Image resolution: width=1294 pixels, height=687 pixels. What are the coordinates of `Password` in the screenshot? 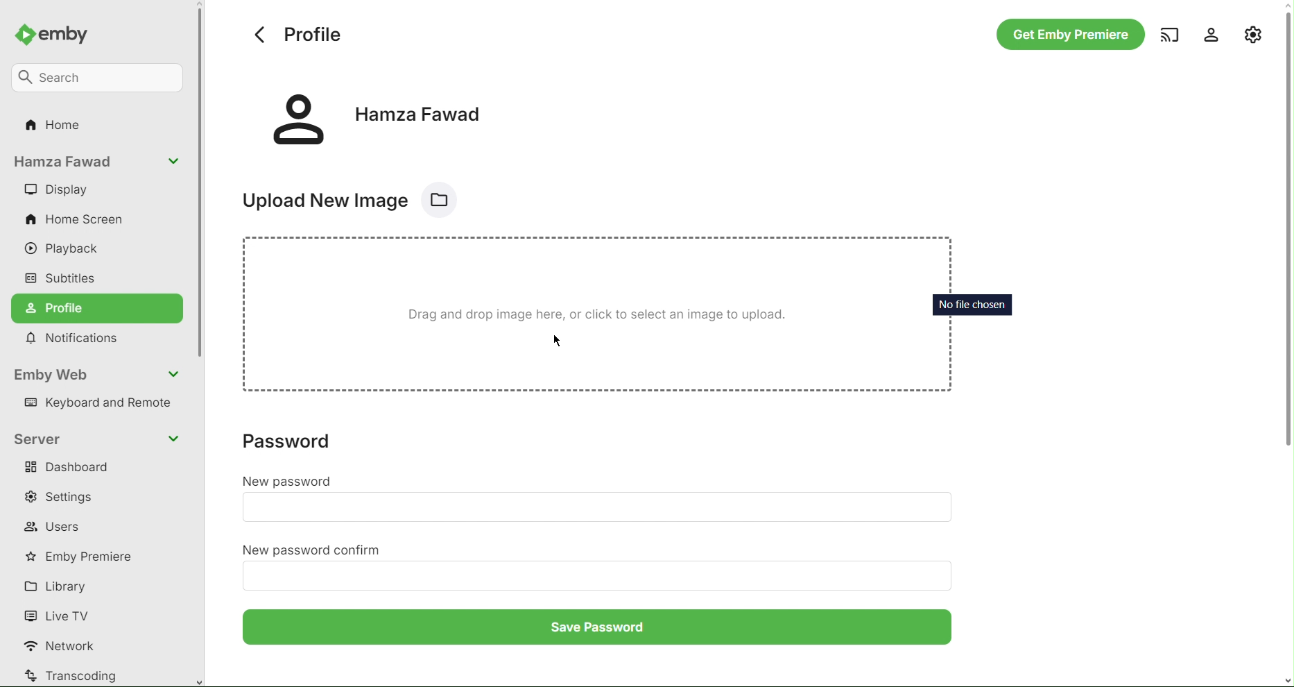 It's located at (294, 441).